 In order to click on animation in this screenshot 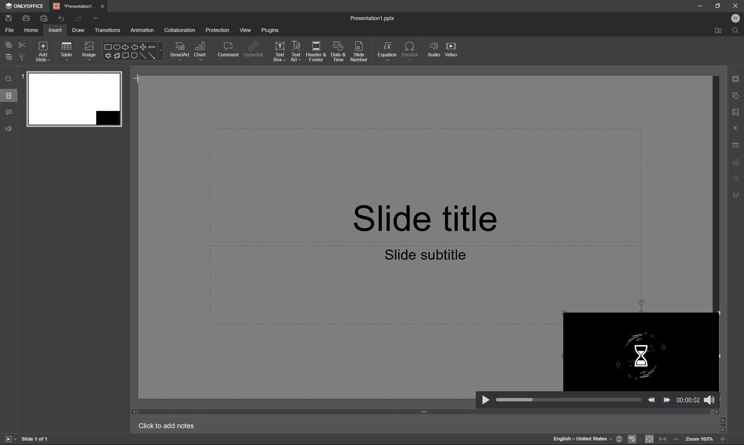, I will do `click(143, 30)`.